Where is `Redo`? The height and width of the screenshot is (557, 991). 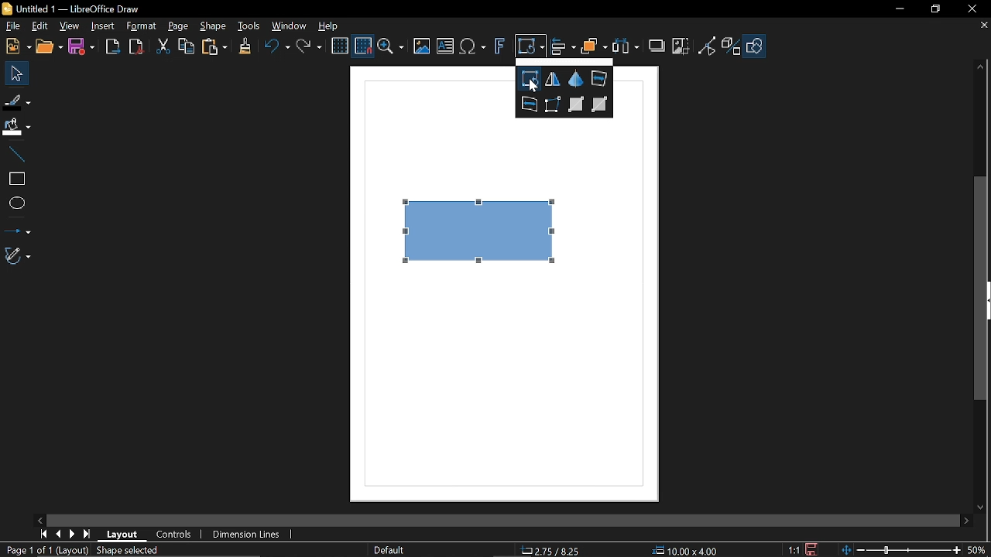 Redo is located at coordinates (308, 48).